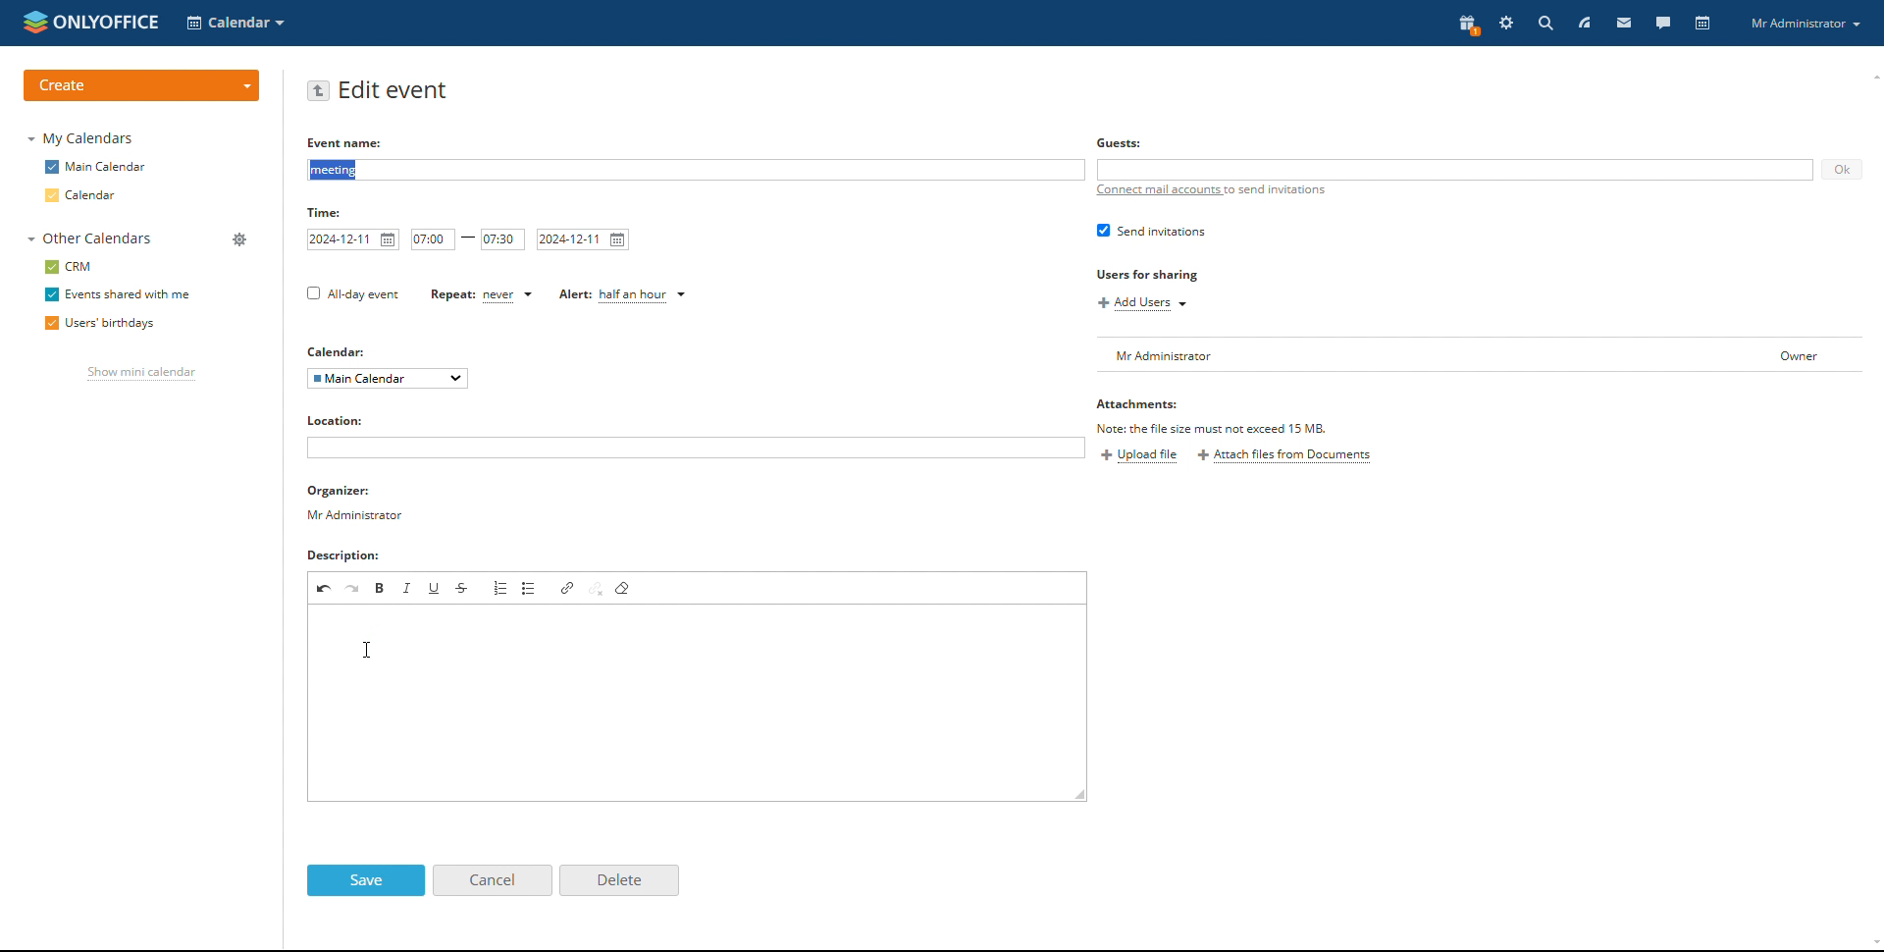  What do you see at coordinates (1508, 23) in the screenshot?
I see `settings` at bounding box center [1508, 23].